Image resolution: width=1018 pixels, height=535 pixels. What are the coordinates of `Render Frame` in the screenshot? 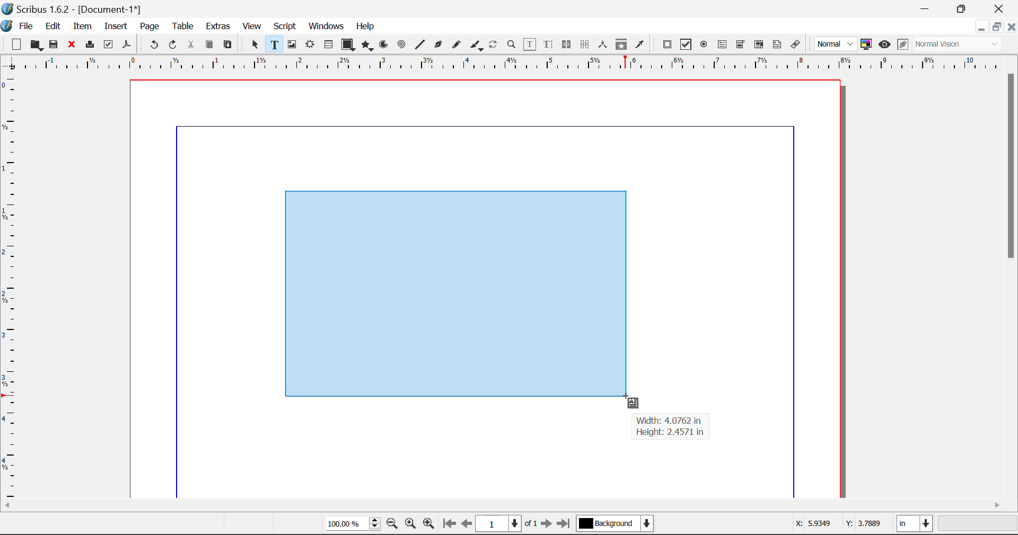 It's located at (310, 45).